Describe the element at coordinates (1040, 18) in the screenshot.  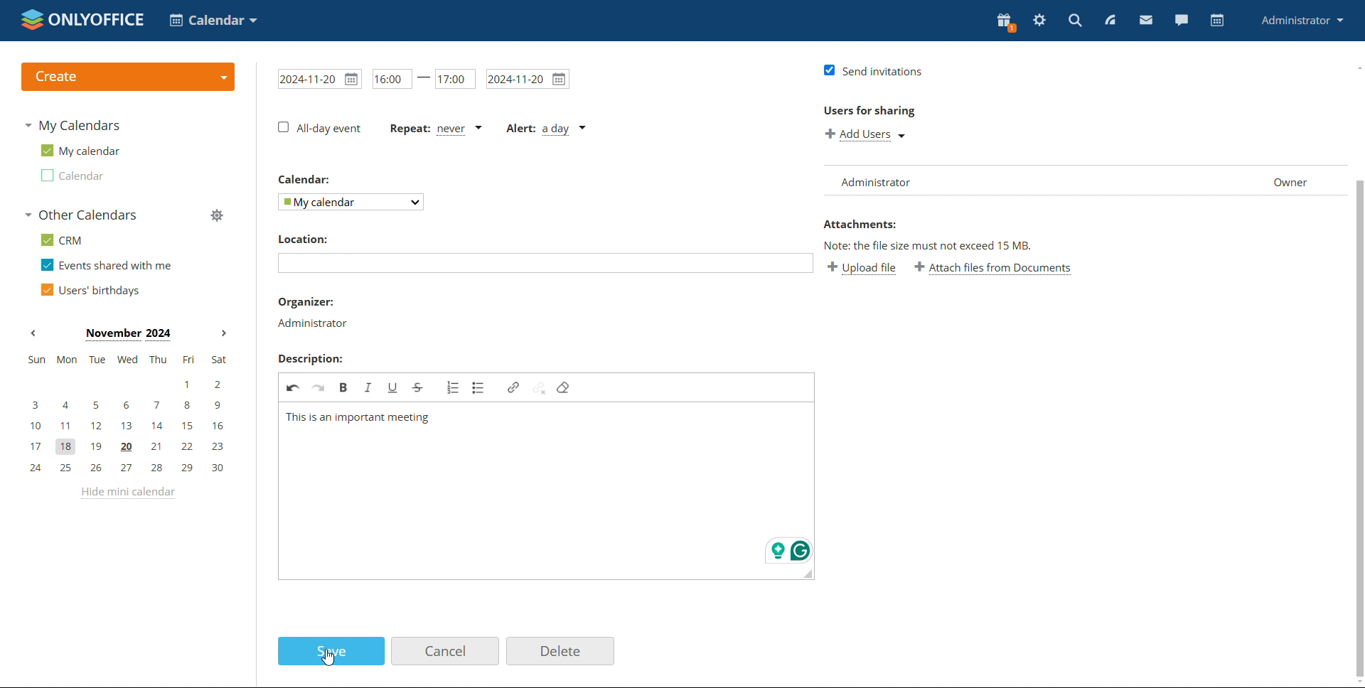
I see `settings` at that location.